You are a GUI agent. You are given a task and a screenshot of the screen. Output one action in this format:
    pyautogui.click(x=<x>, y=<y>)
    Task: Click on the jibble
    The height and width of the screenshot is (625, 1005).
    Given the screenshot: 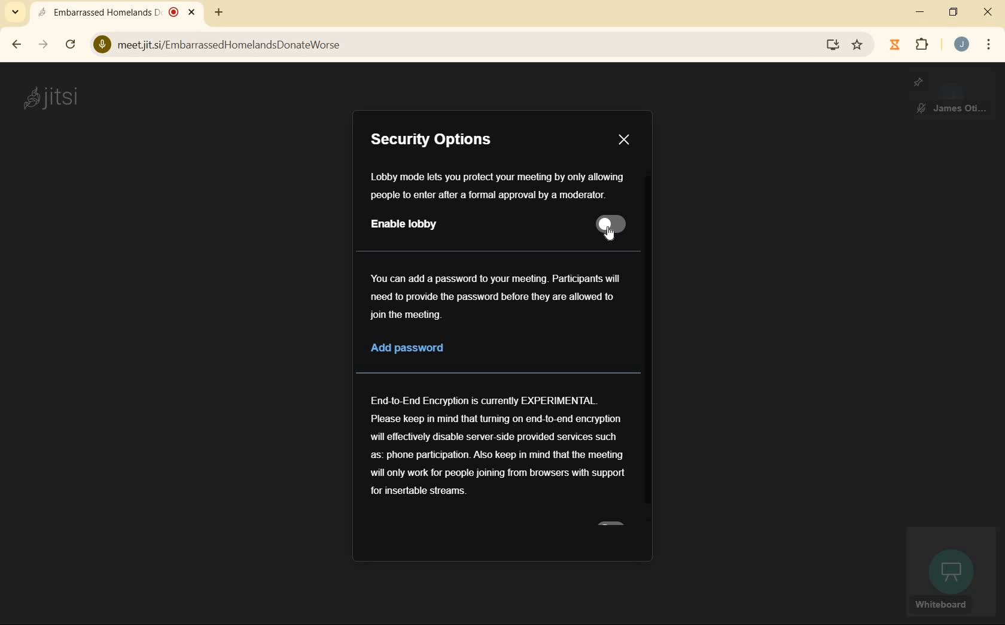 What is the action you would take?
    pyautogui.click(x=897, y=44)
    